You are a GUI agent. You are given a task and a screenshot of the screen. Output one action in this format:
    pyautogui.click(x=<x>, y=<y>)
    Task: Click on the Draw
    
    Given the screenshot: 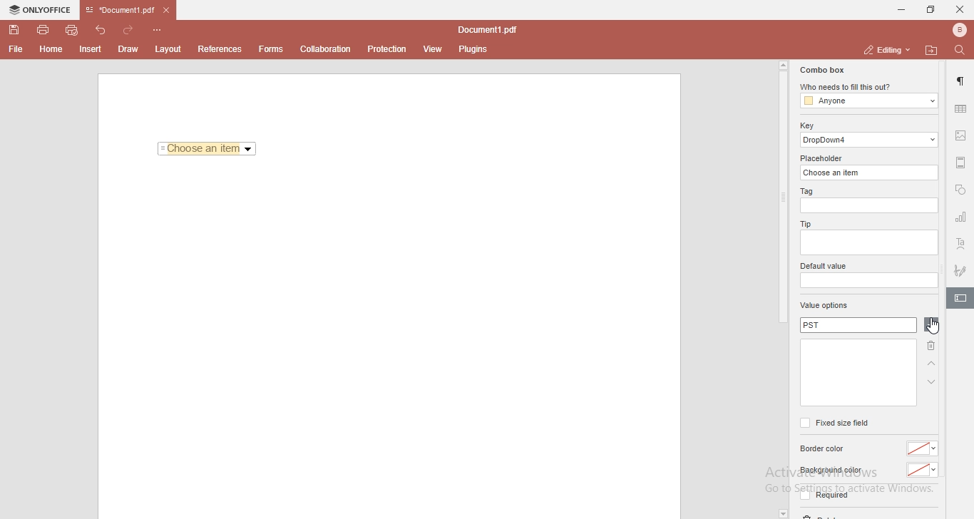 What is the action you would take?
    pyautogui.click(x=131, y=48)
    